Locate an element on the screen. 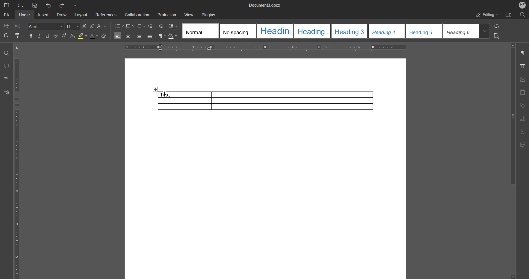  Feedback and Support is located at coordinates (7, 91).